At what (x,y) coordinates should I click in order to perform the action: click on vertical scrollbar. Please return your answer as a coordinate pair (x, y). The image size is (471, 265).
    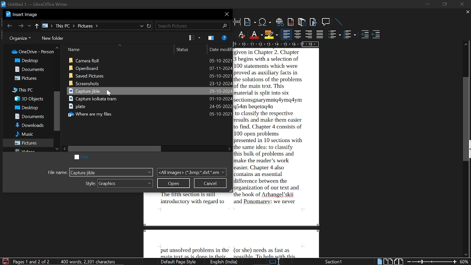
    Looking at the image, I should click on (467, 120).